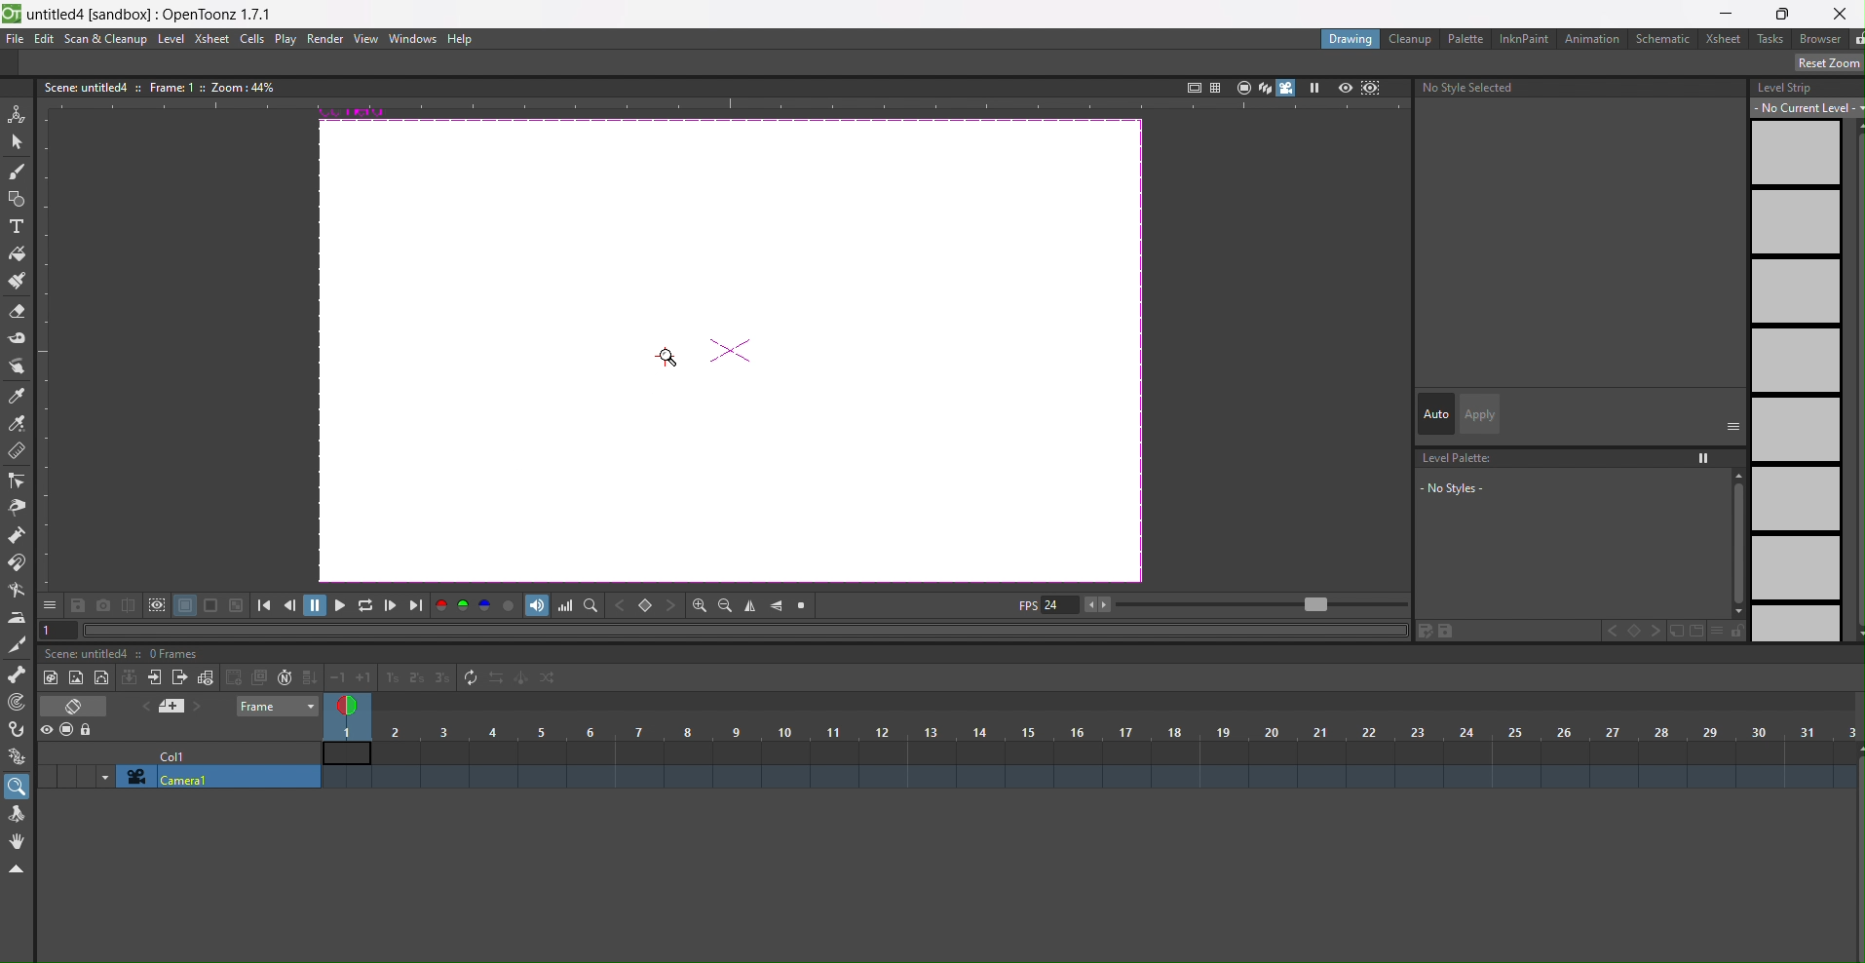  I want to click on scan&cleanup, so click(106, 40).